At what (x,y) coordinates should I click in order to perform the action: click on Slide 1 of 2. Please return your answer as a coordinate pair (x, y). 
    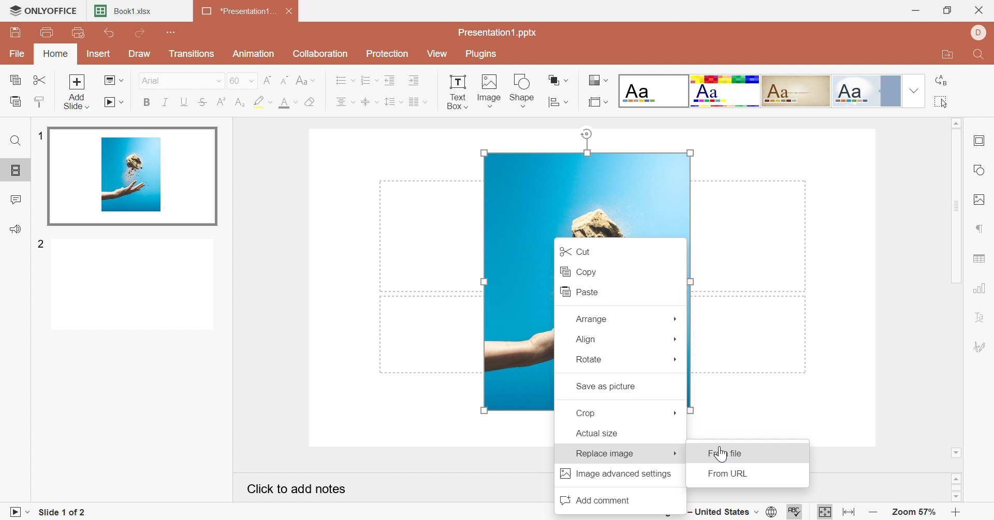
    Looking at the image, I should click on (59, 513).